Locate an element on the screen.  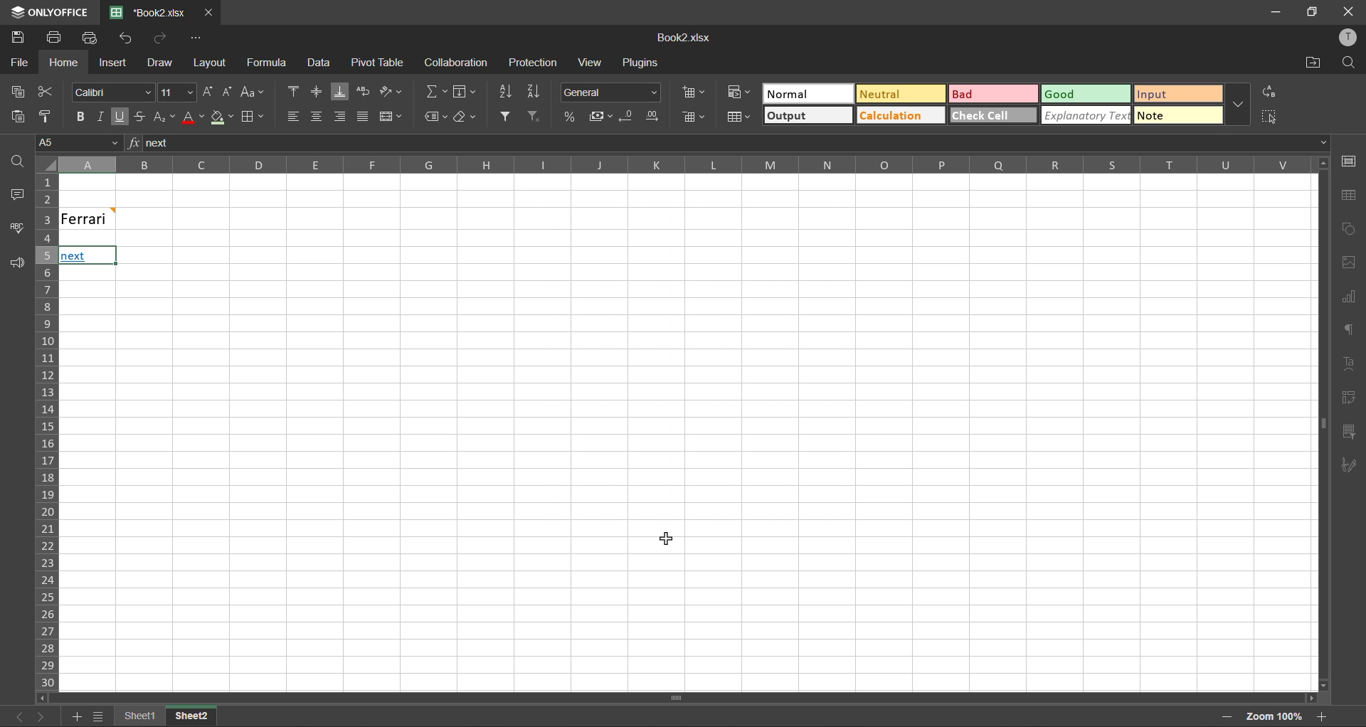
find is located at coordinates (1349, 62).